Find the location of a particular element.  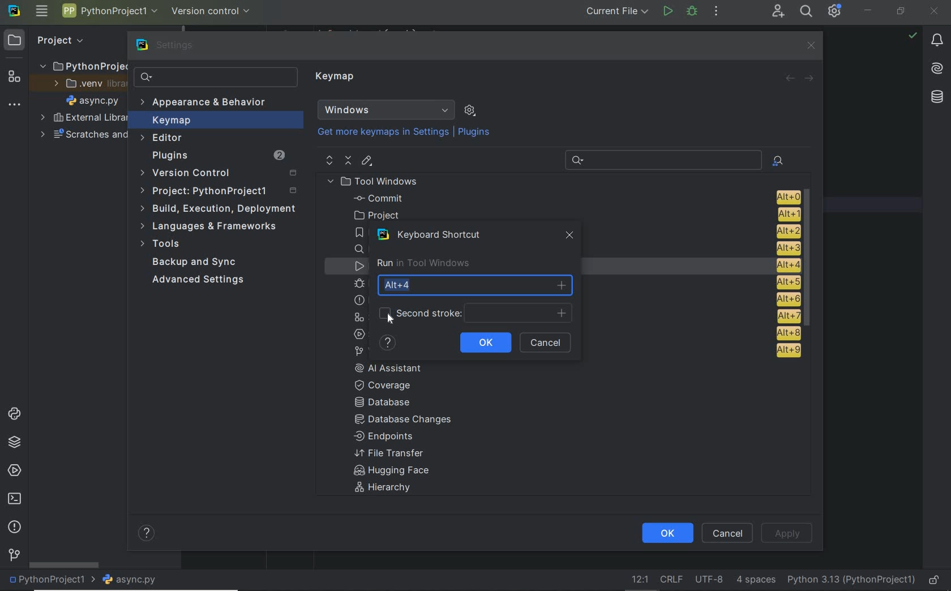

find actions by shortcut is located at coordinates (778, 161).